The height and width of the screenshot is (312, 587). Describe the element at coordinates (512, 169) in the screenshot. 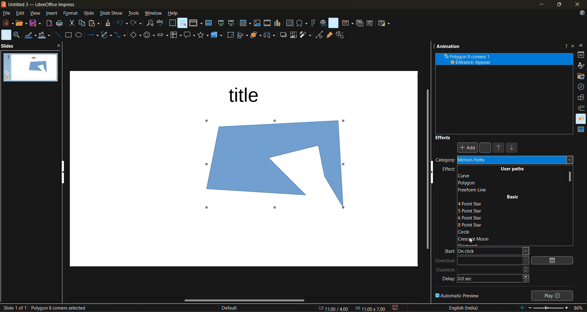

I see `user paths` at that location.